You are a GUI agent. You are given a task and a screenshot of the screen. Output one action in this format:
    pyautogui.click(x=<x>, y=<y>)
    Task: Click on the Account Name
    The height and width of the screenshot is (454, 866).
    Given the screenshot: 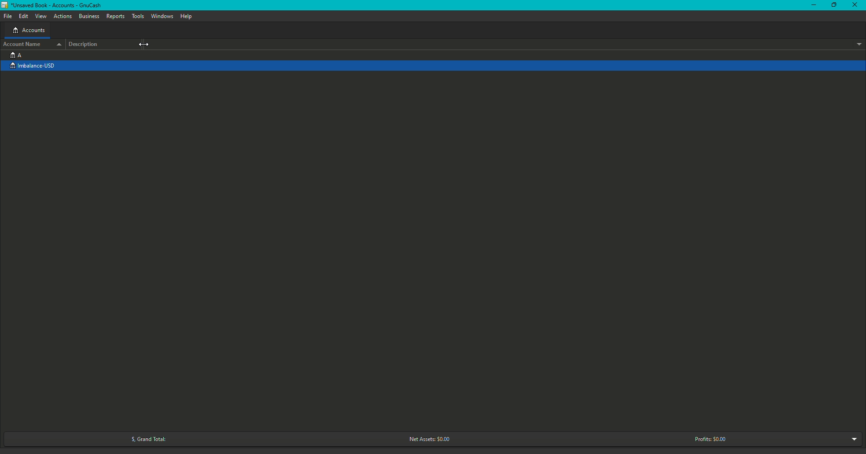 What is the action you would take?
    pyautogui.click(x=32, y=44)
    